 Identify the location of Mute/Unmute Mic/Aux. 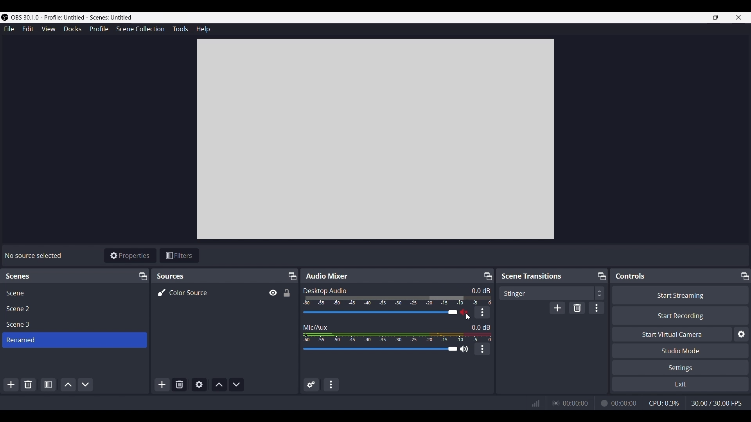
(464, 349).